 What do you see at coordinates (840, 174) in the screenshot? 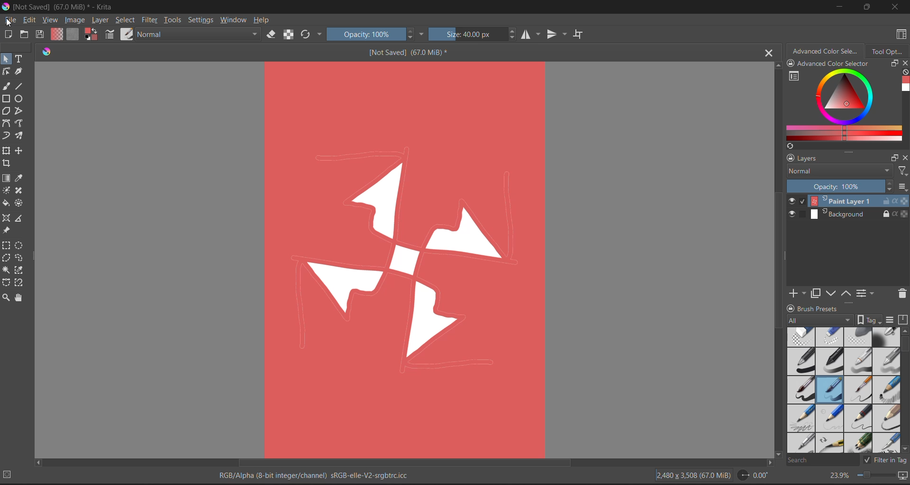
I see `normal` at bounding box center [840, 174].